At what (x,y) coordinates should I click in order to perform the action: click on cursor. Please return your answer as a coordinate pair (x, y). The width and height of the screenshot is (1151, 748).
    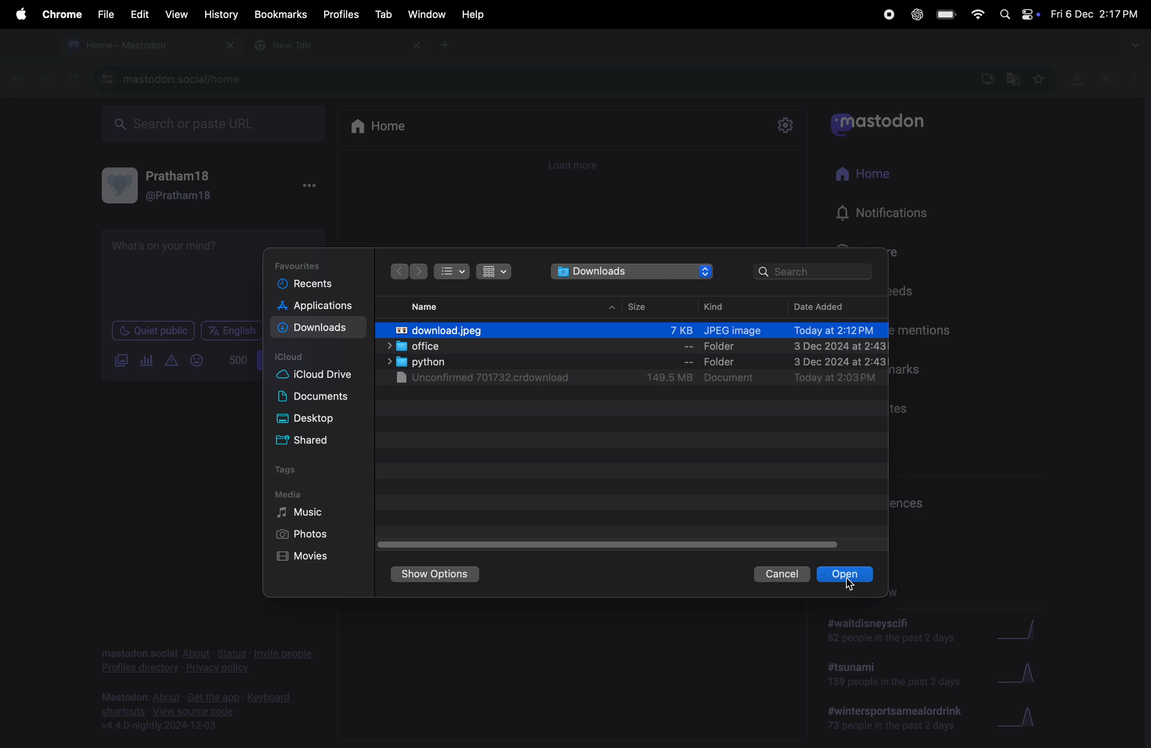
    Looking at the image, I should click on (849, 584).